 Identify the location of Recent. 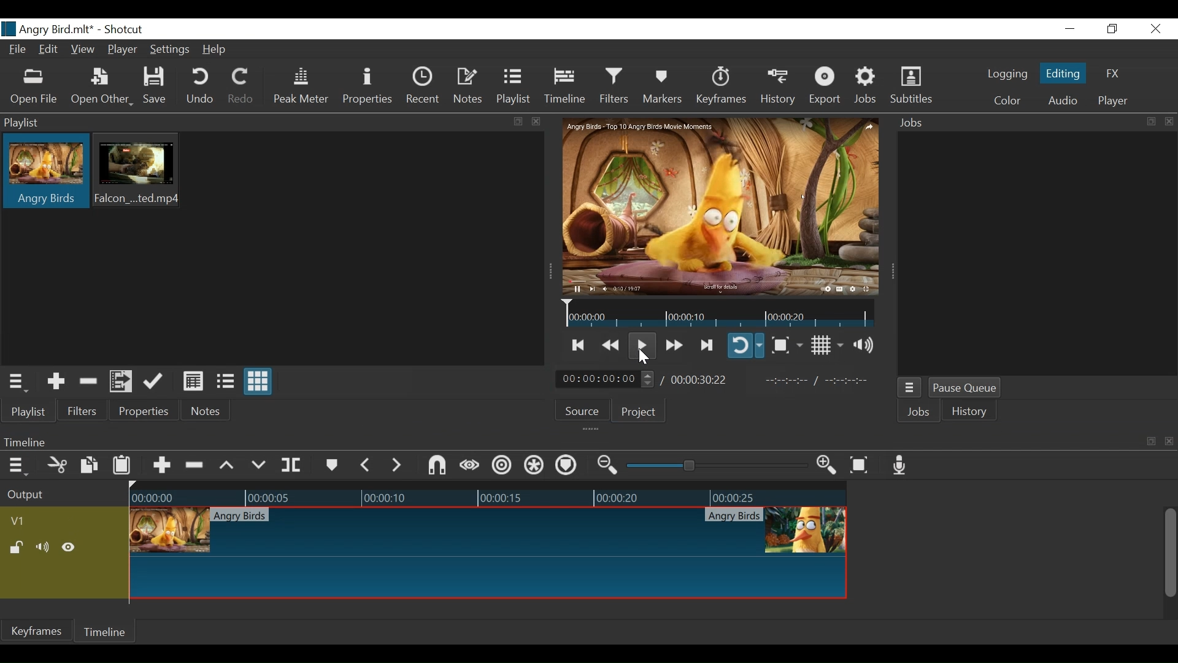
(425, 88).